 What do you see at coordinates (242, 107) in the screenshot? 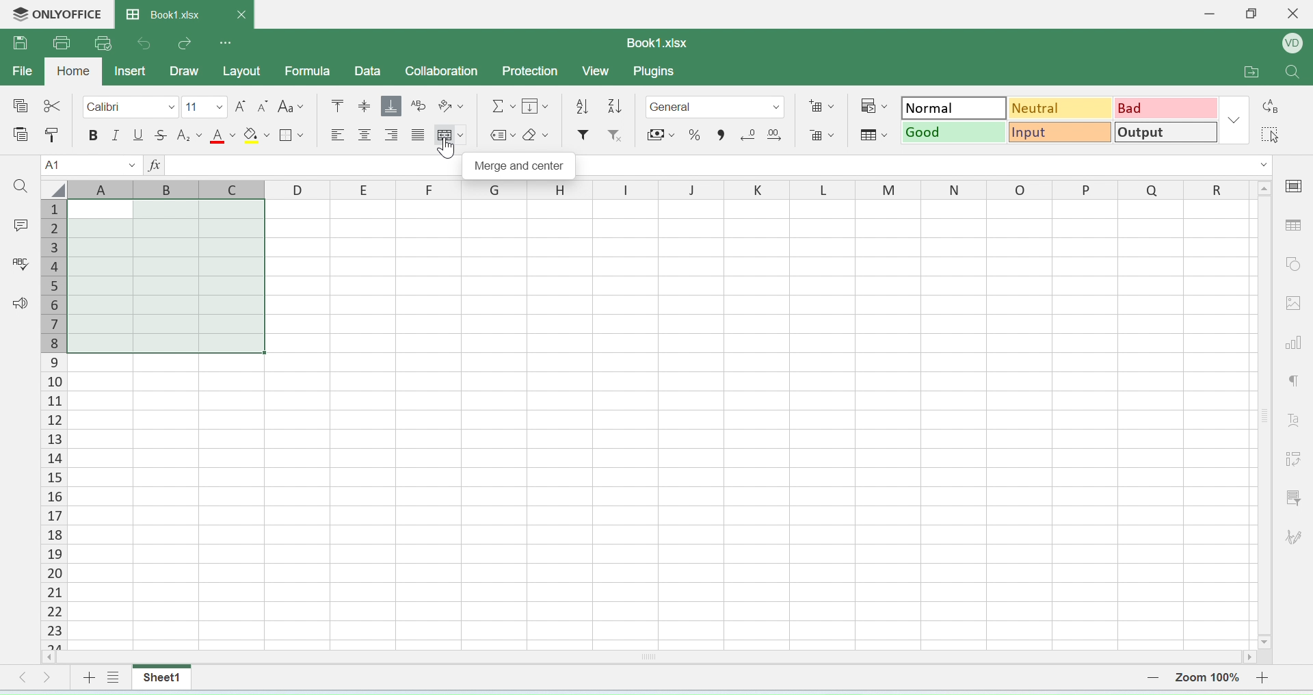
I see `increase font` at bounding box center [242, 107].